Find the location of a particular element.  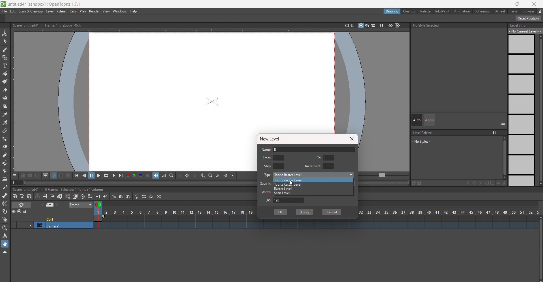

tool is located at coordinates (54, 175).